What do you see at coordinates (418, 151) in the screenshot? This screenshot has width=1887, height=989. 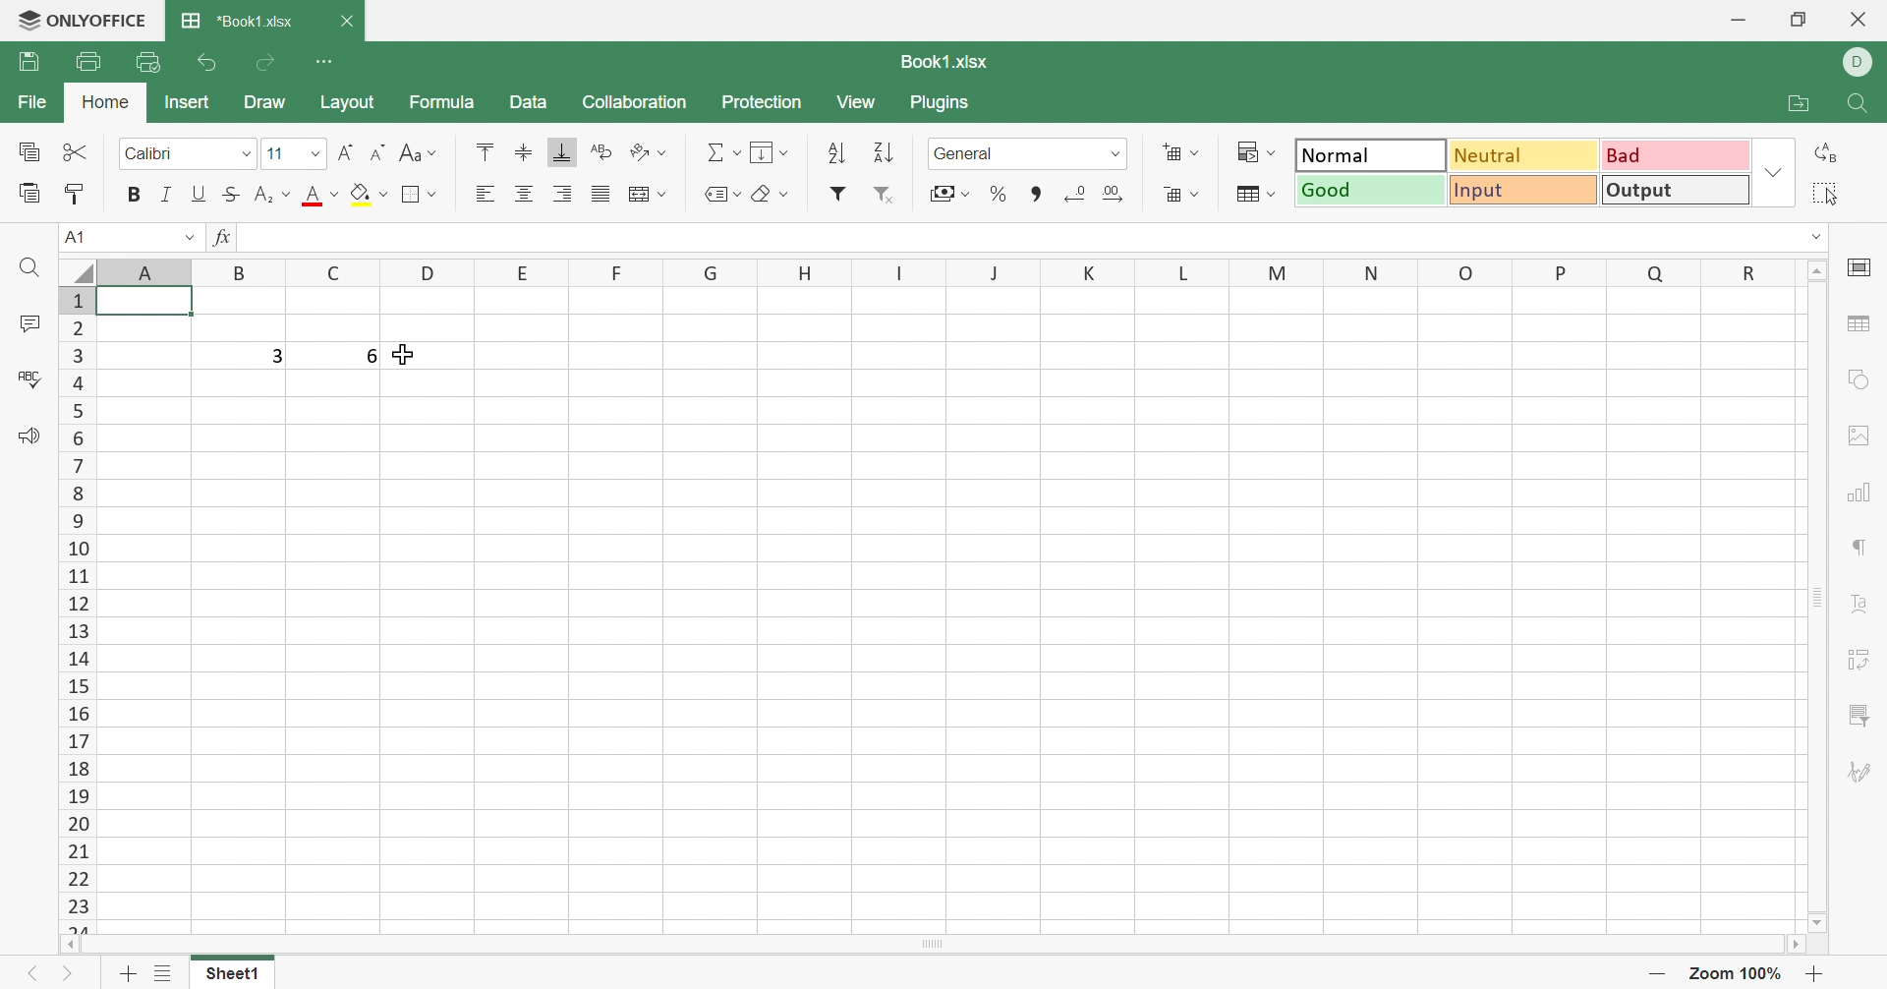 I see `Change case` at bounding box center [418, 151].